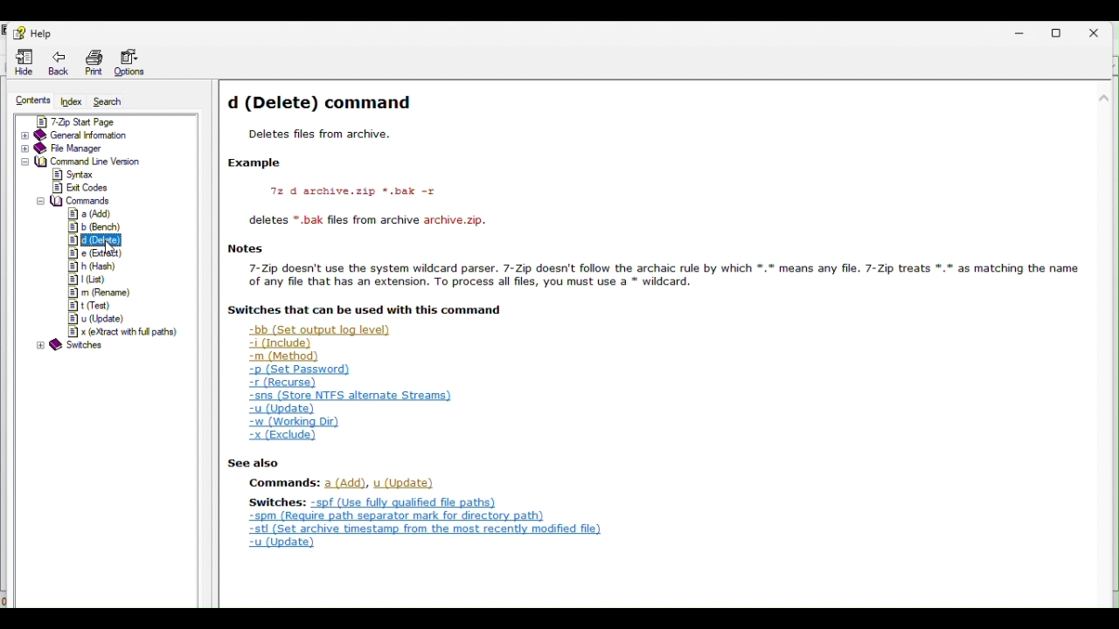 Image resolution: width=1119 pixels, height=629 pixels. What do you see at coordinates (1102, 231) in the screenshot?
I see `scroll bar` at bounding box center [1102, 231].